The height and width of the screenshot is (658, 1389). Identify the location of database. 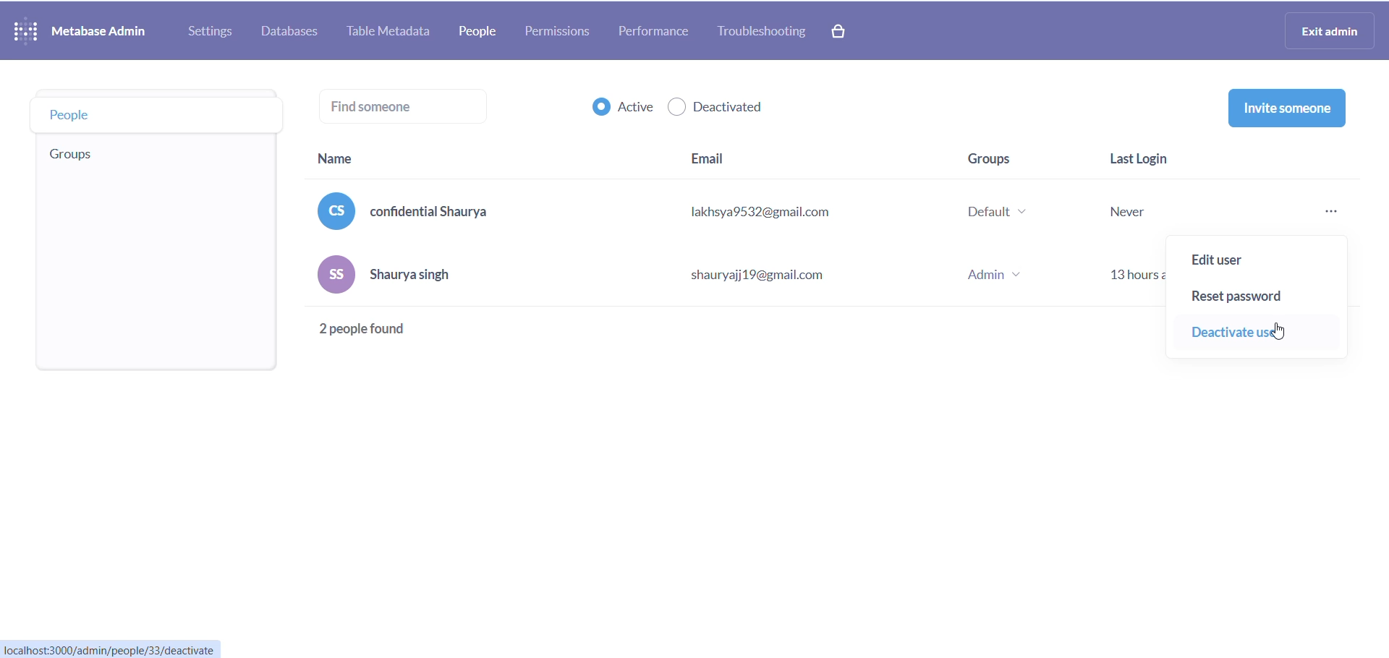
(288, 31).